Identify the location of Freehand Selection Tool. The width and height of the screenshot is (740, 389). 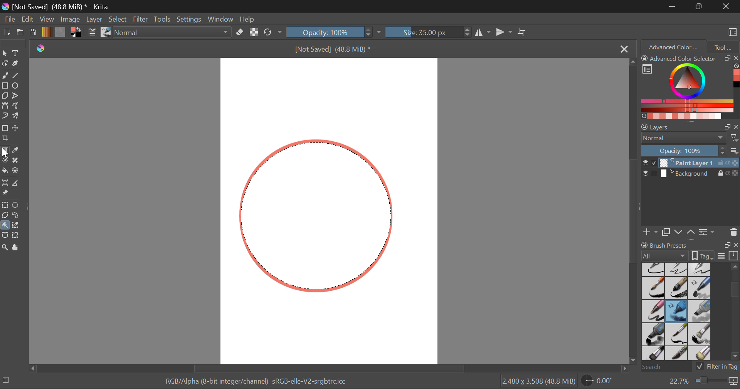
(17, 215).